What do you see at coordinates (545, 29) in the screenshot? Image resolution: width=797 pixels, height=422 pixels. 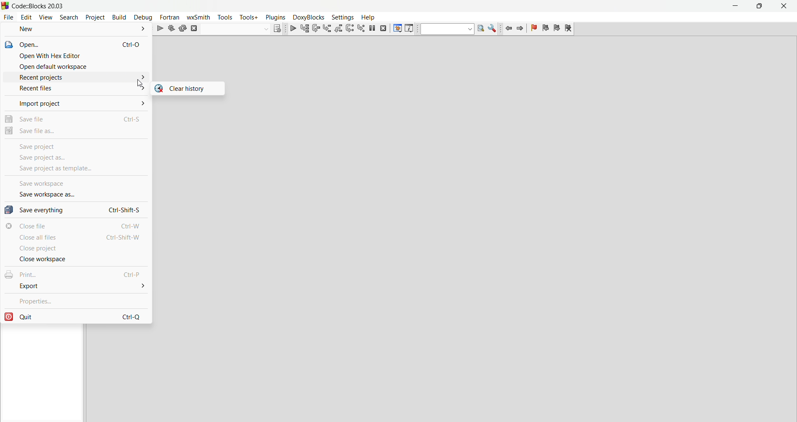 I see `previous bookmark` at bounding box center [545, 29].